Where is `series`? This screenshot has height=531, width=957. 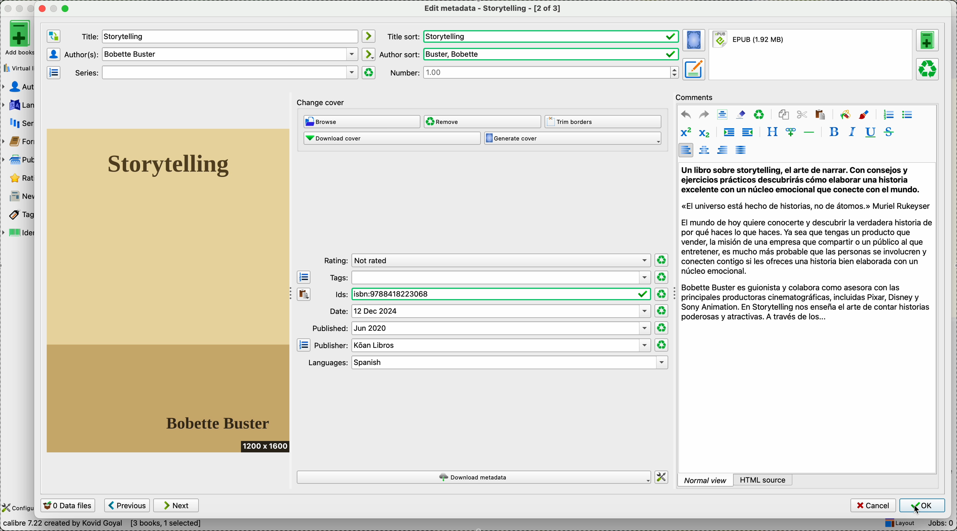 series is located at coordinates (214, 72).